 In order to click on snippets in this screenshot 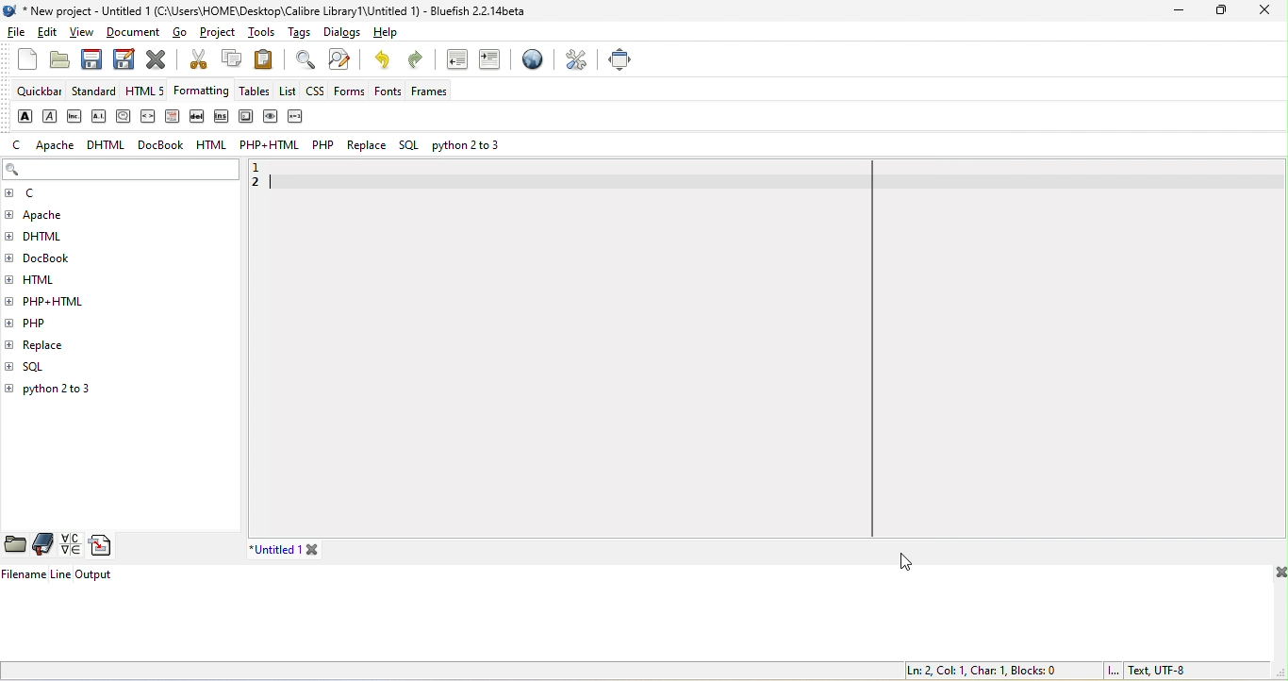, I will do `click(105, 546)`.